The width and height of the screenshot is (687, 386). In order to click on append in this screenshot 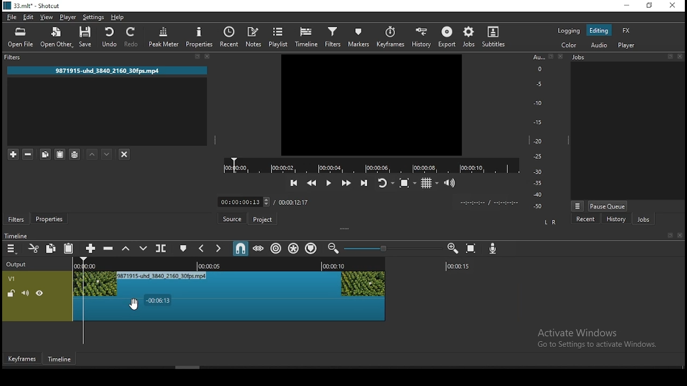, I will do `click(92, 248)`.